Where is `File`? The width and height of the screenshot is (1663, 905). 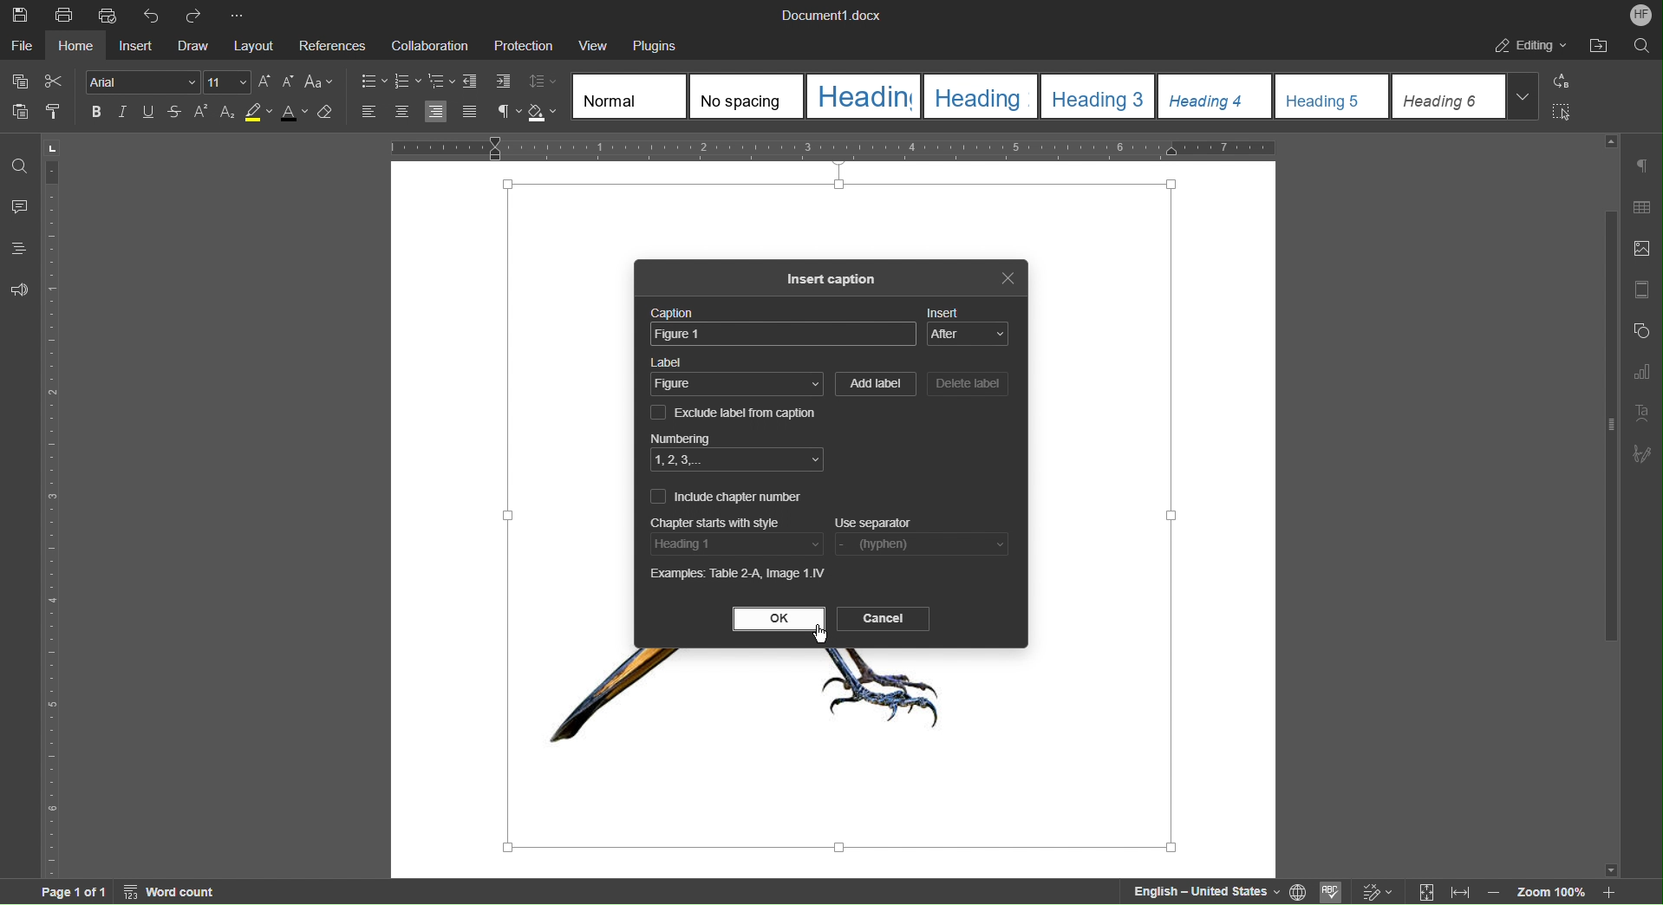
File is located at coordinates (24, 48).